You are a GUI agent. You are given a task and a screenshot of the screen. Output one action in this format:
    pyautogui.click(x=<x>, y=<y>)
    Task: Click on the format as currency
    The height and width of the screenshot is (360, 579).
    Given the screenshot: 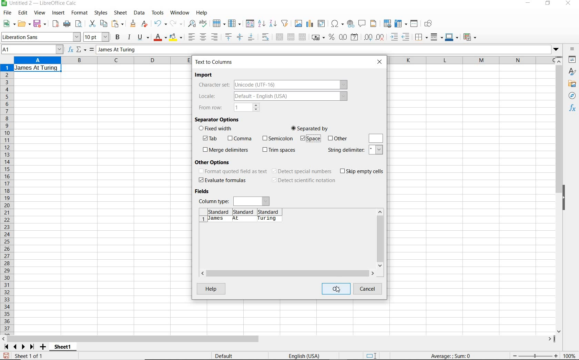 What is the action you would take?
    pyautogui.click(x=318, y=38)
    